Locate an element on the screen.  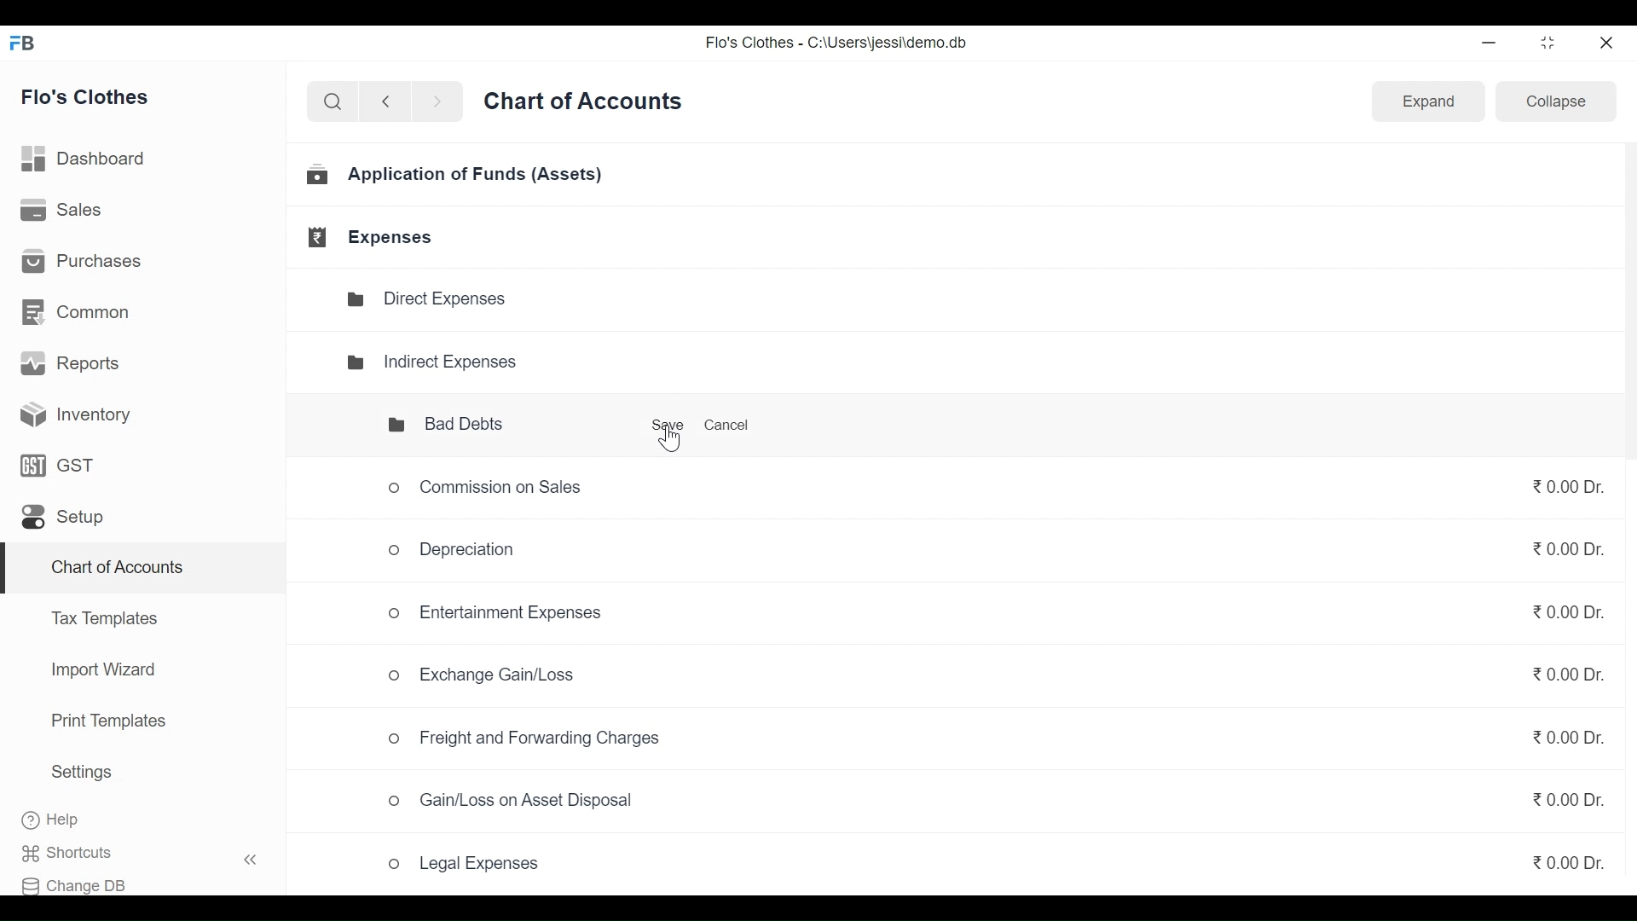
₹0.00Dr. is located at coordinates (1565, 489).